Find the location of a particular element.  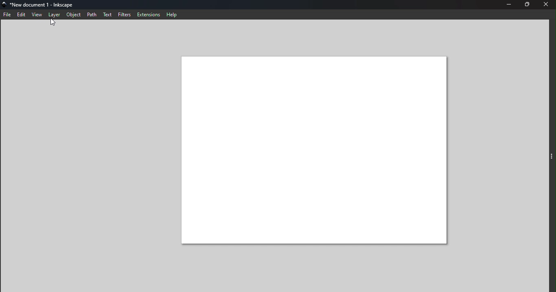

Canvas is located at coordinates (313, 151).